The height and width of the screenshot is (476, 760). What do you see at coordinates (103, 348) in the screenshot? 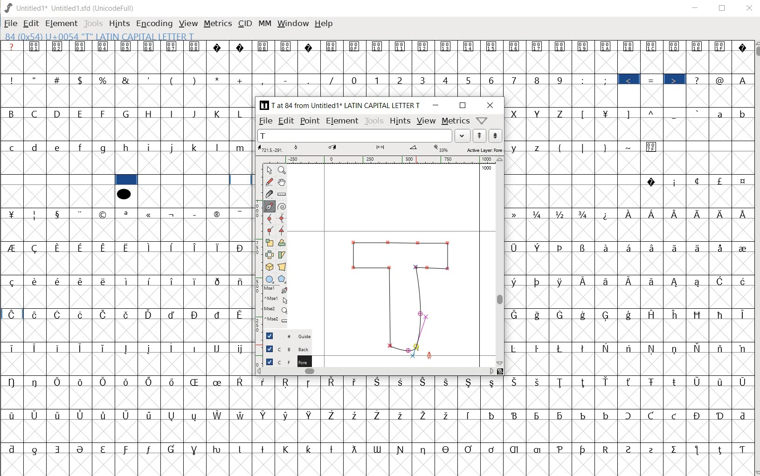
I see `Symbol` at bounding box center [103, 348].